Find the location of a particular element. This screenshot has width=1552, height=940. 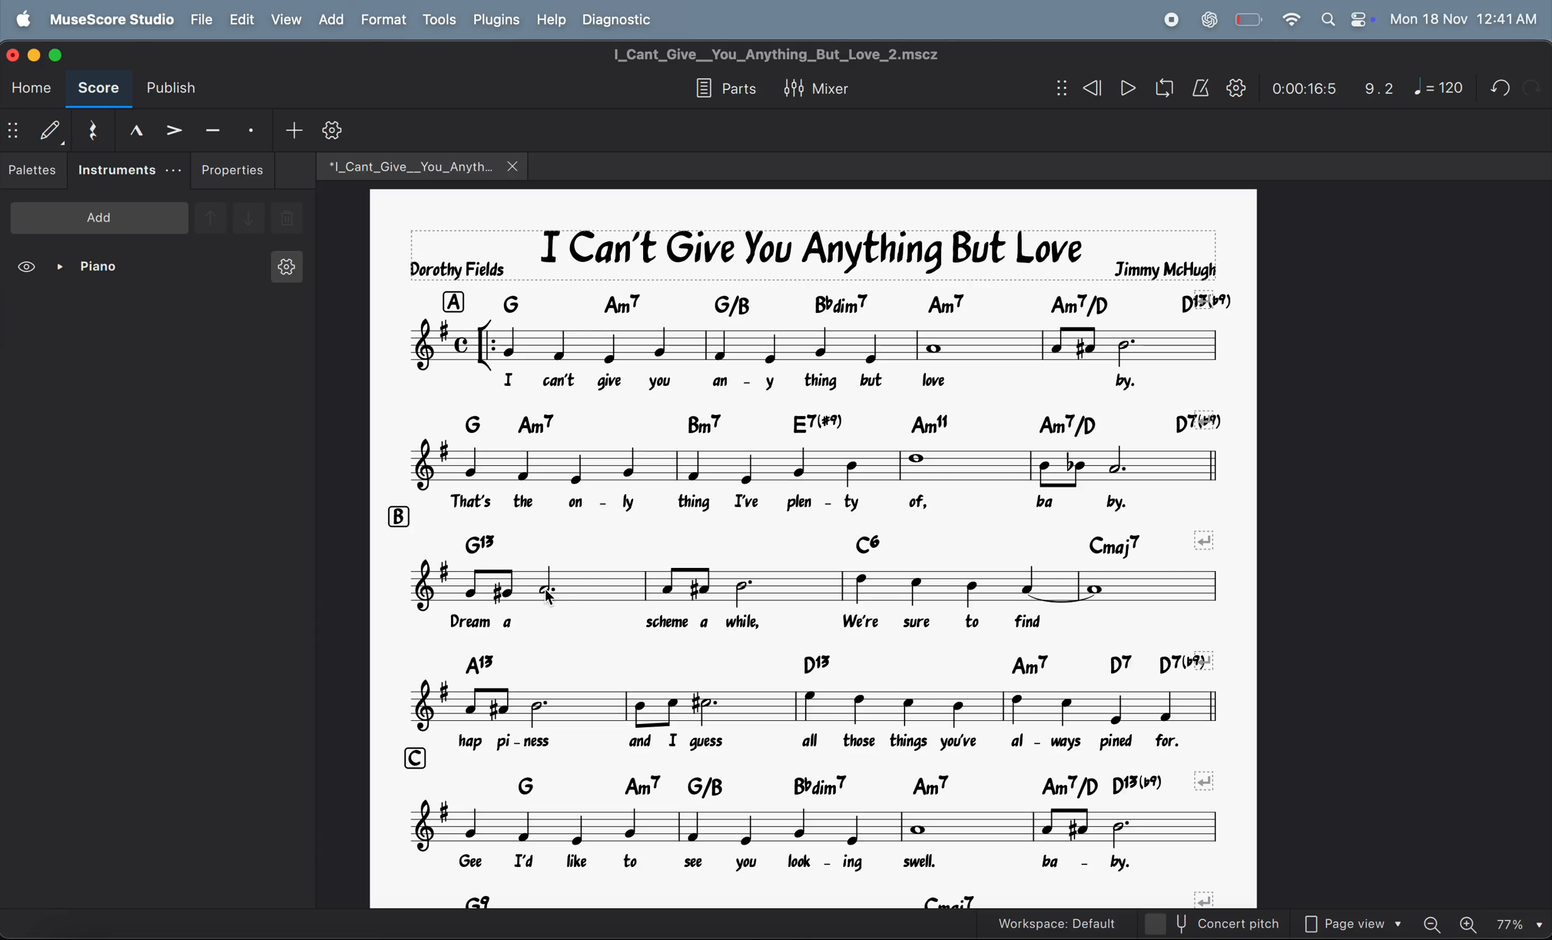

close is located at coordinates (15, 56).